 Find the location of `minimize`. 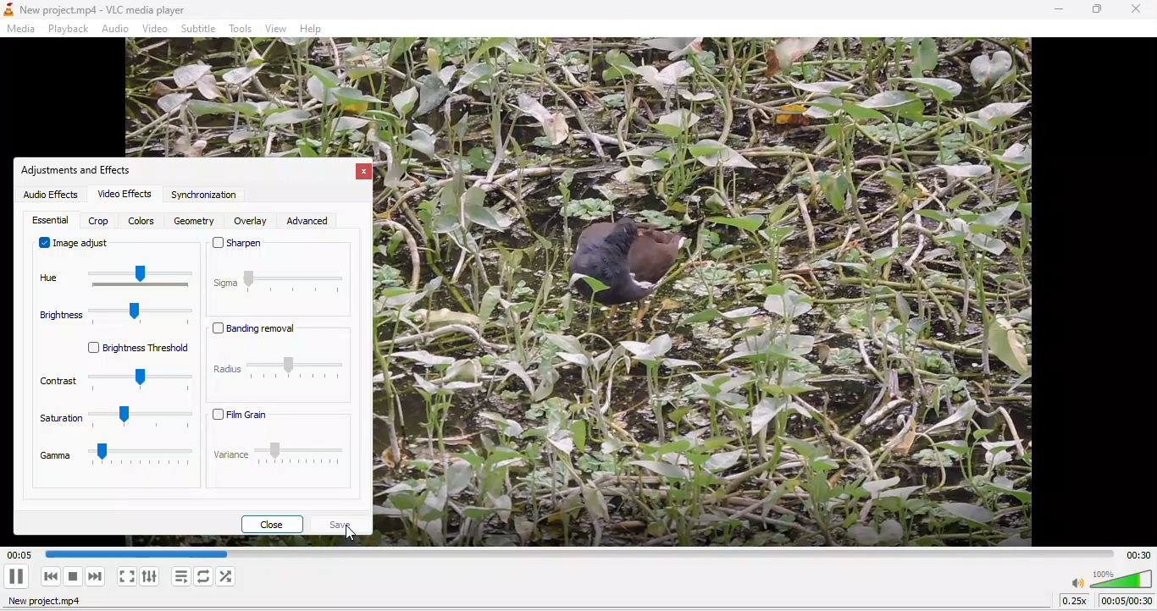

minimize is located at coordinates (1059, 10).